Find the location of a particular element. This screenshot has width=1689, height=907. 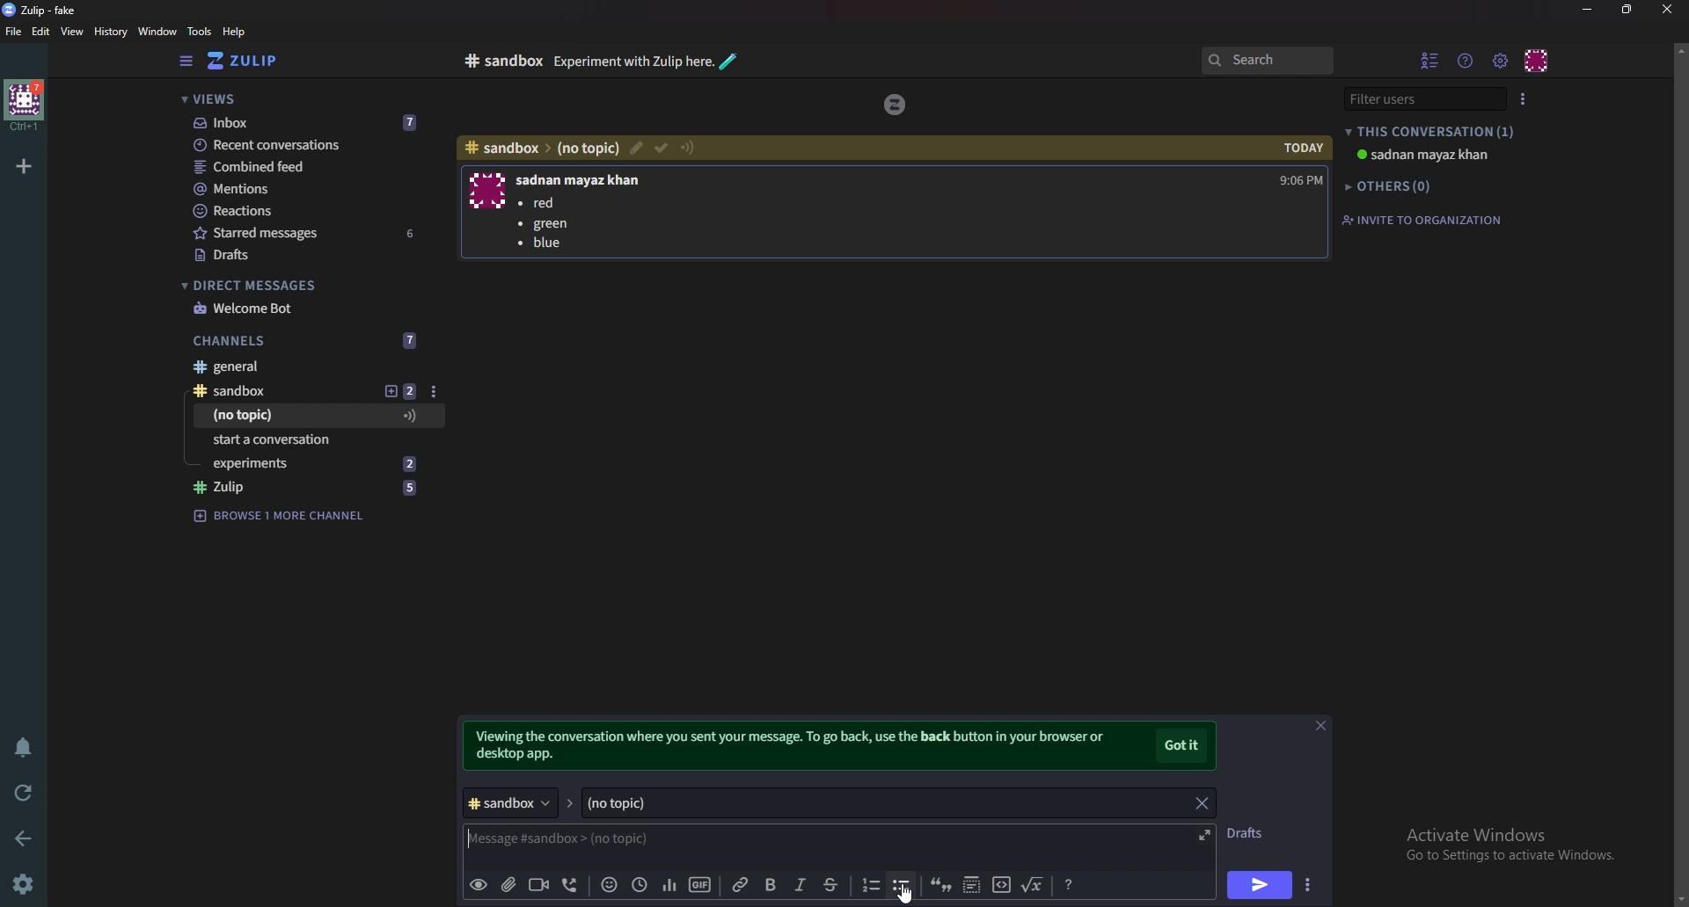

search is located at coordinates (1266, 60).